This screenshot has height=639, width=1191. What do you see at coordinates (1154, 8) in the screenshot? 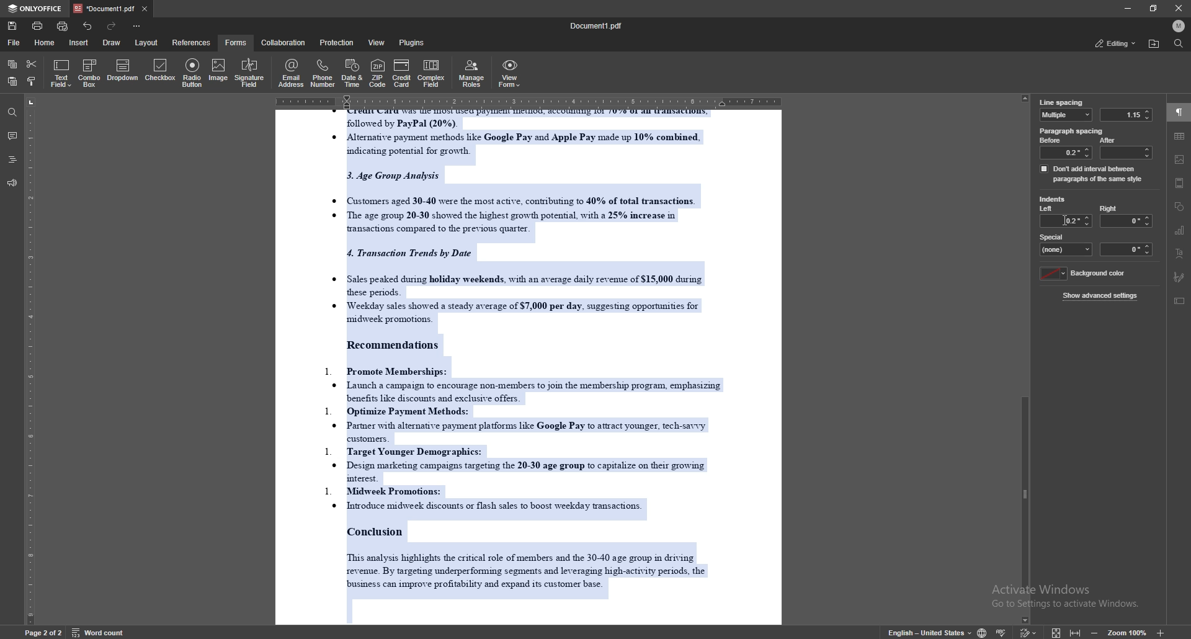
I see `resize` at bounding box center [1154, 8].